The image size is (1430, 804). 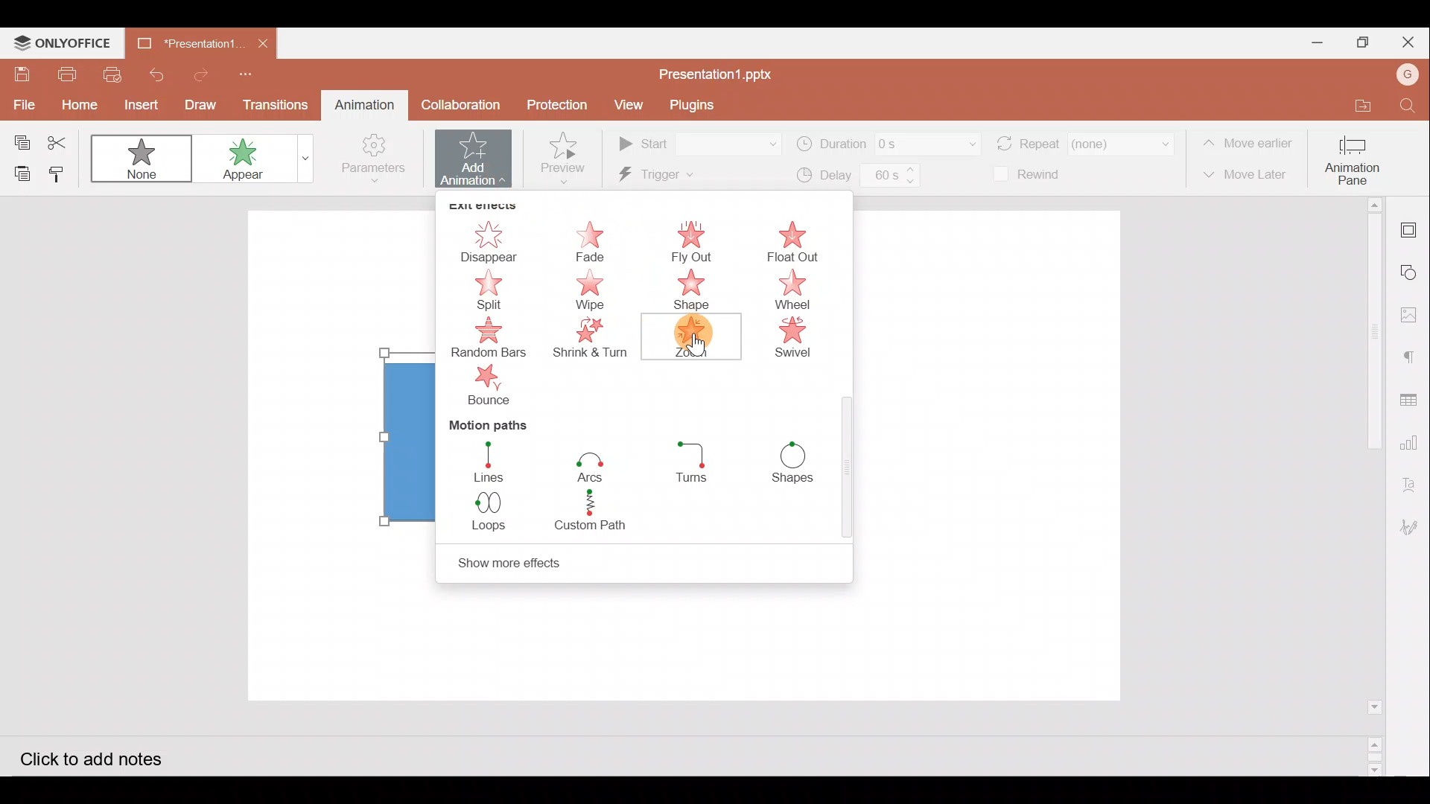 I want to click on Save, so click(x=22, y=74).